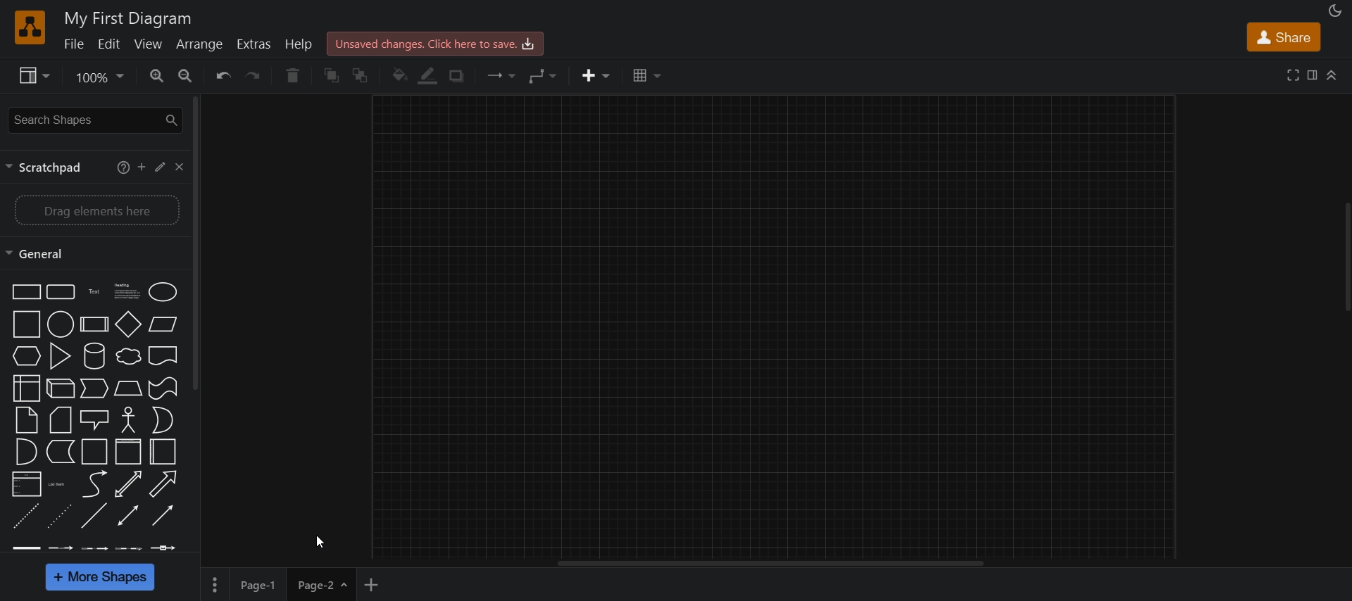  Describe the element at coordinates (206, 44) in the screenshot. I see `arrange` at that location.